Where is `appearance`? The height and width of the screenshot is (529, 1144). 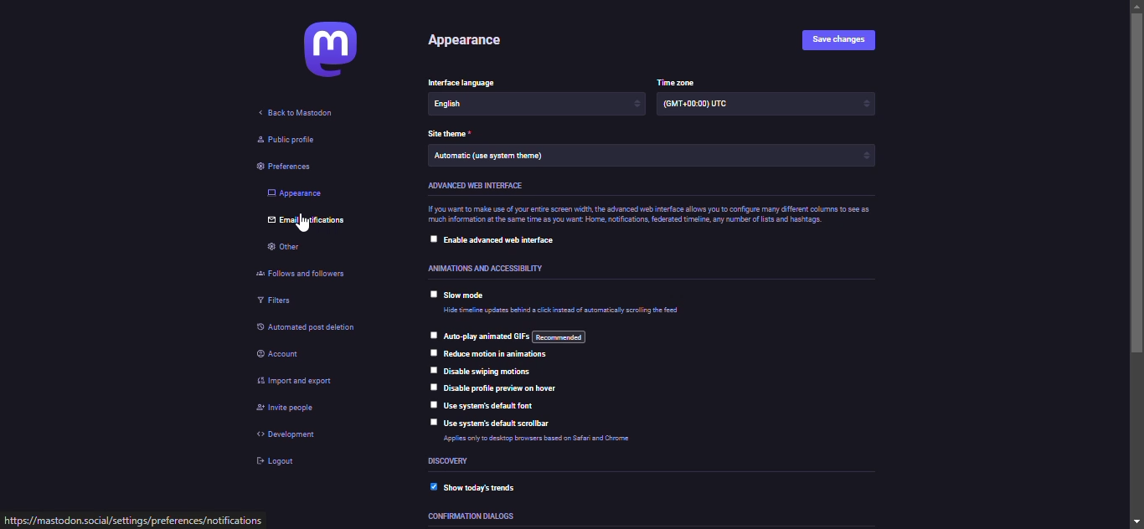
appearance is located at coordinates (296, 193).